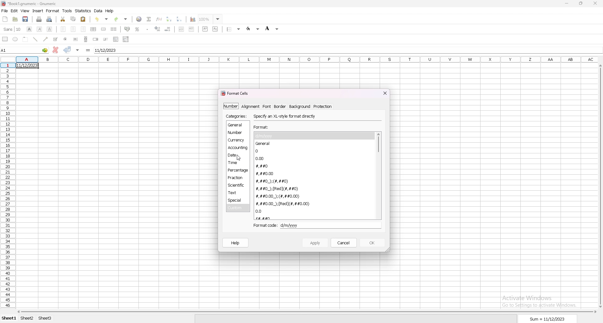 The image size is (603, 323). What do you see at coordinates (96, 39) in the screenshot?
I see `spin button` at bounding box center [96, 39].